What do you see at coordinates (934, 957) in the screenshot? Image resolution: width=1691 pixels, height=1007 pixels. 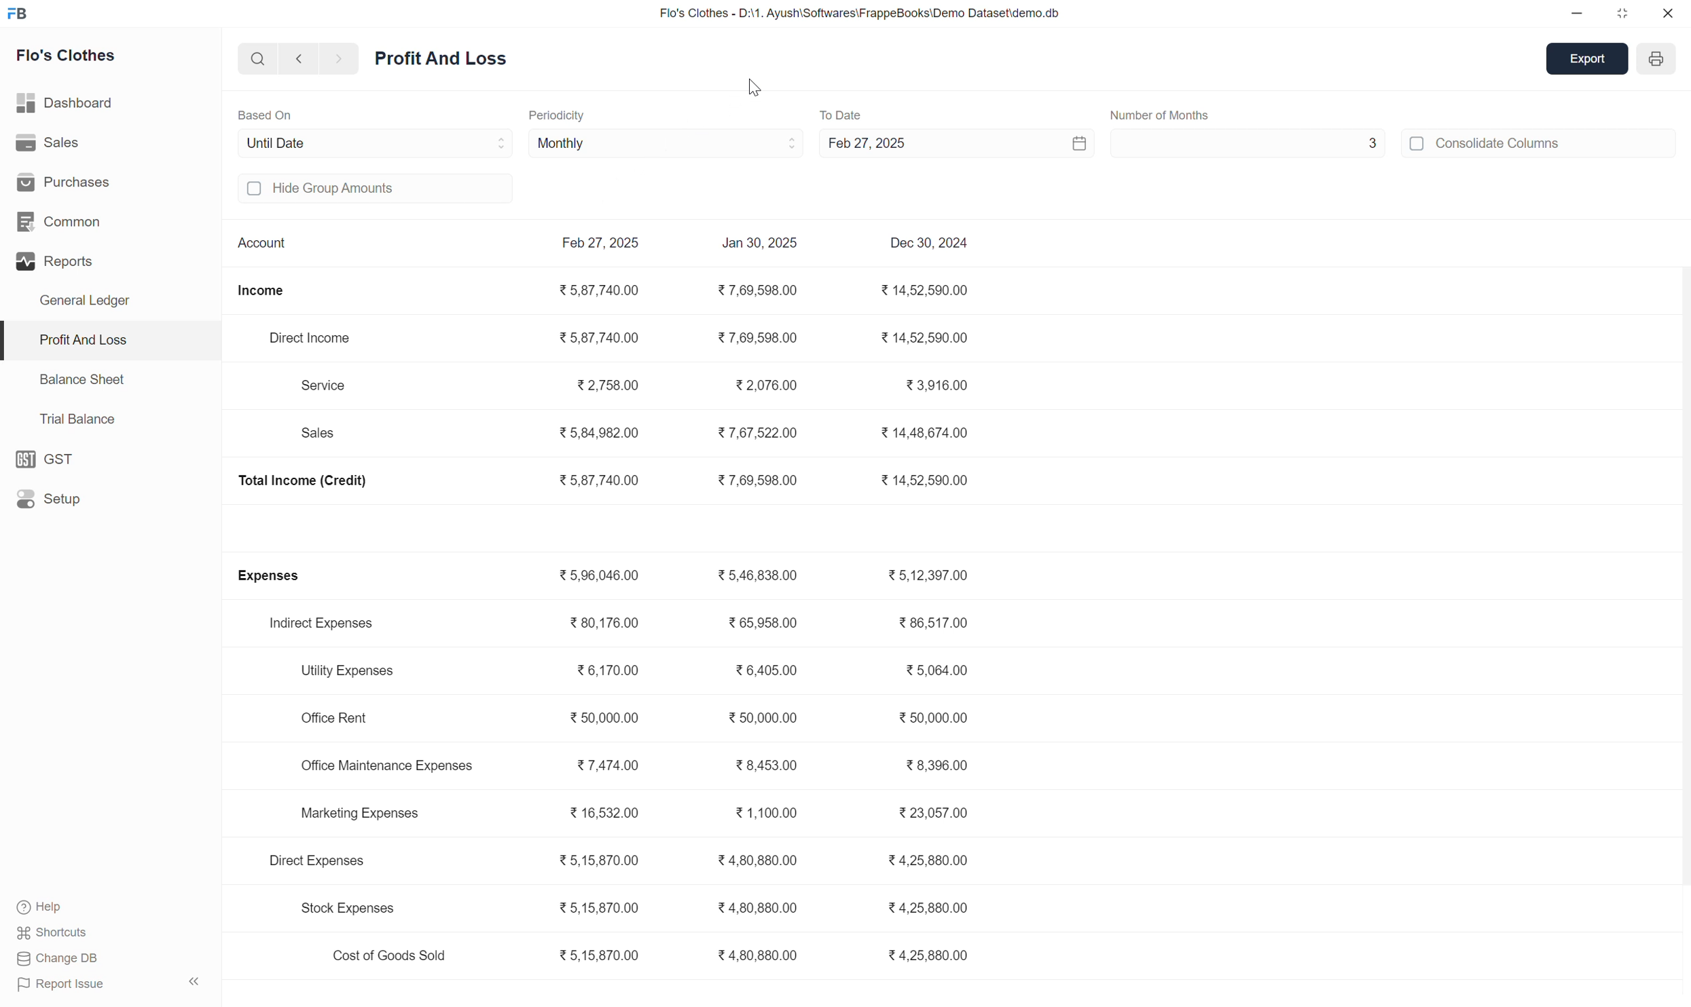 I see `₹4,25,880.00` at bounding box center [934, 957].